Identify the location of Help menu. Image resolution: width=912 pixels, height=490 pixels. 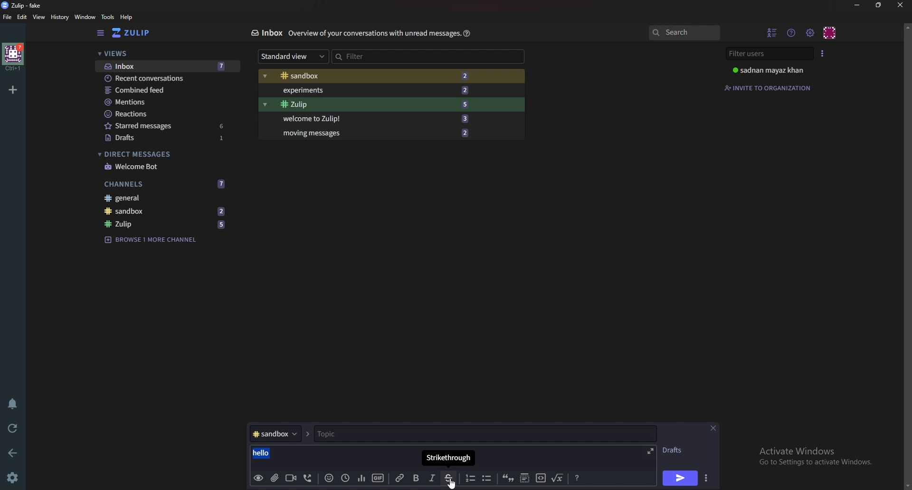
(792, 32).